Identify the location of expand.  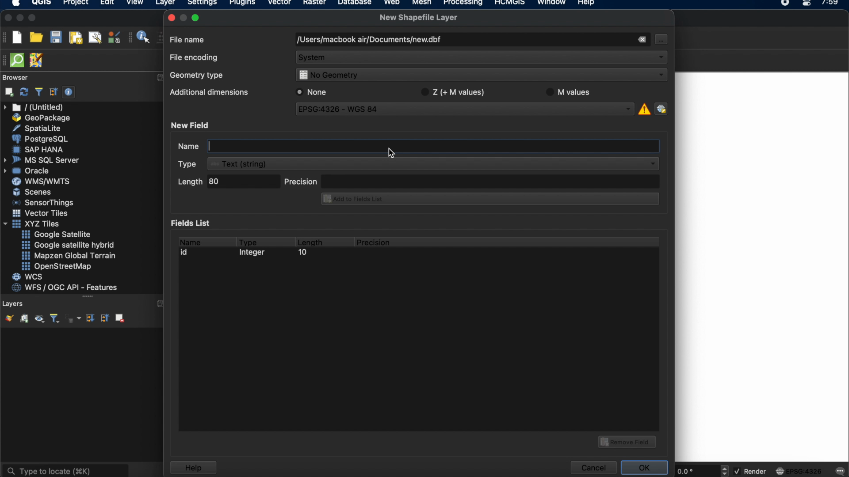
(161, 304).